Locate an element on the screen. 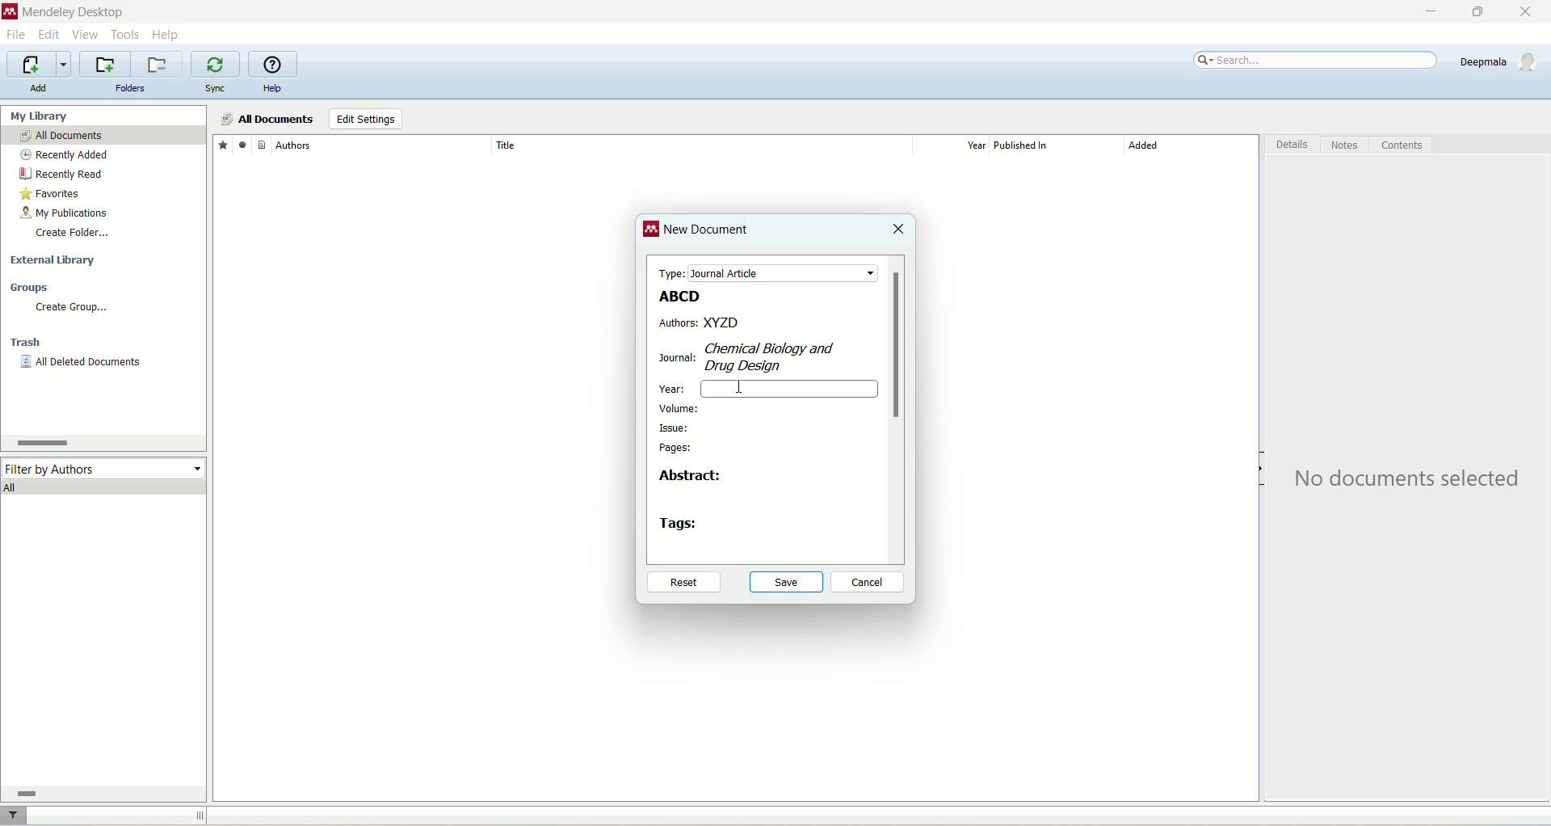  year is located at coordinates (675, 386).